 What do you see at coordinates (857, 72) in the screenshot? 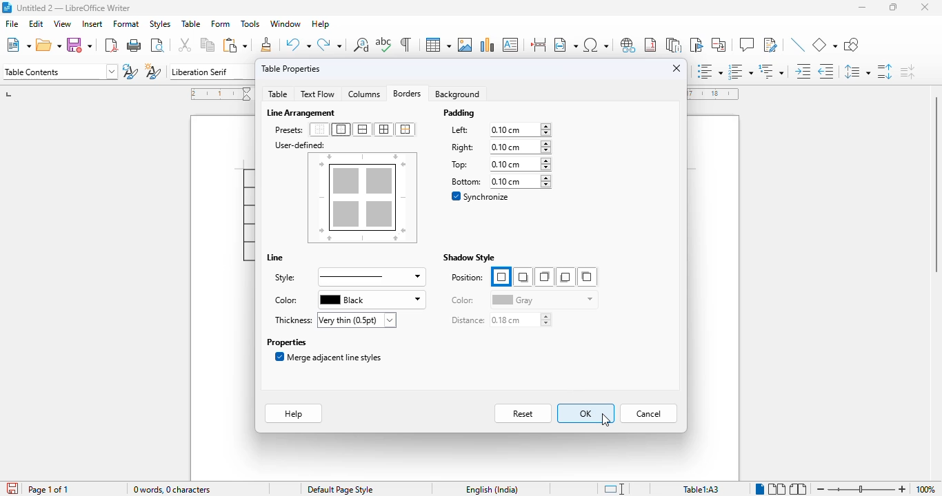
I see `set line spacing` at bounding box center [857, 72].